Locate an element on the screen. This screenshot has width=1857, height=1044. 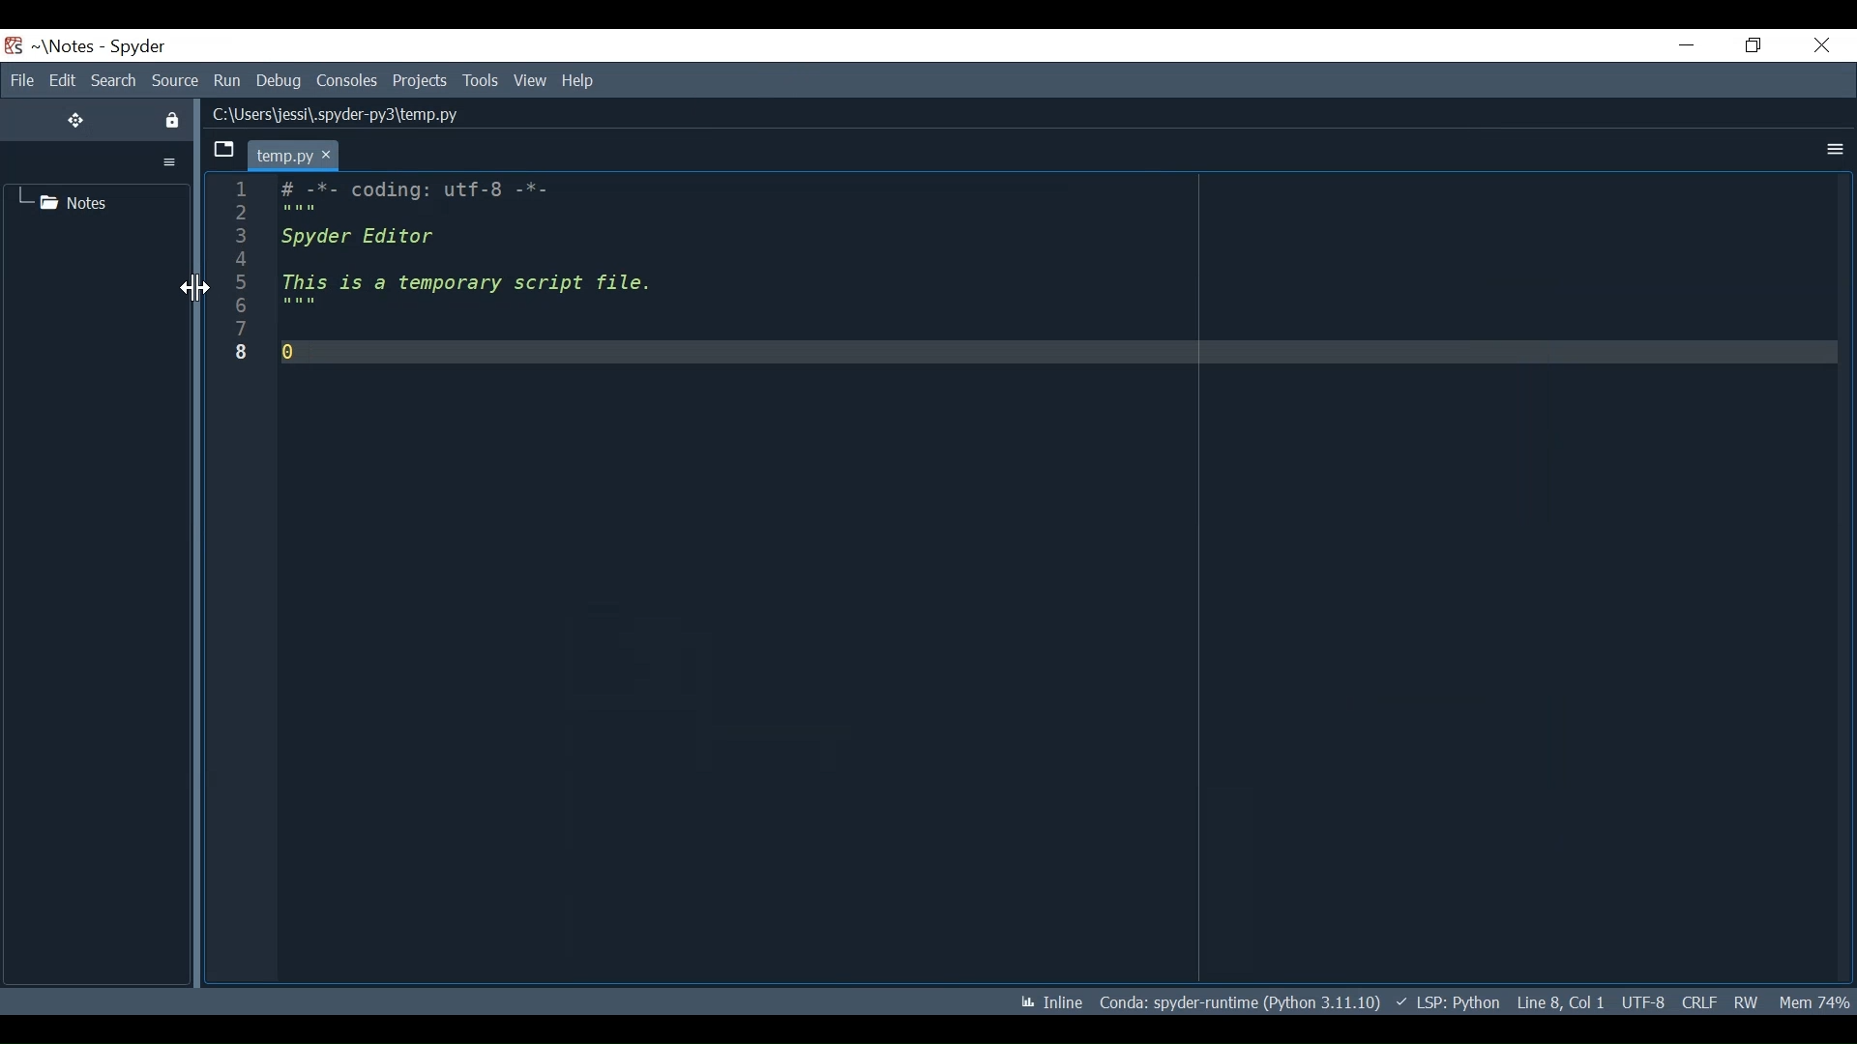
Debug is located at coordinates (280, 81).